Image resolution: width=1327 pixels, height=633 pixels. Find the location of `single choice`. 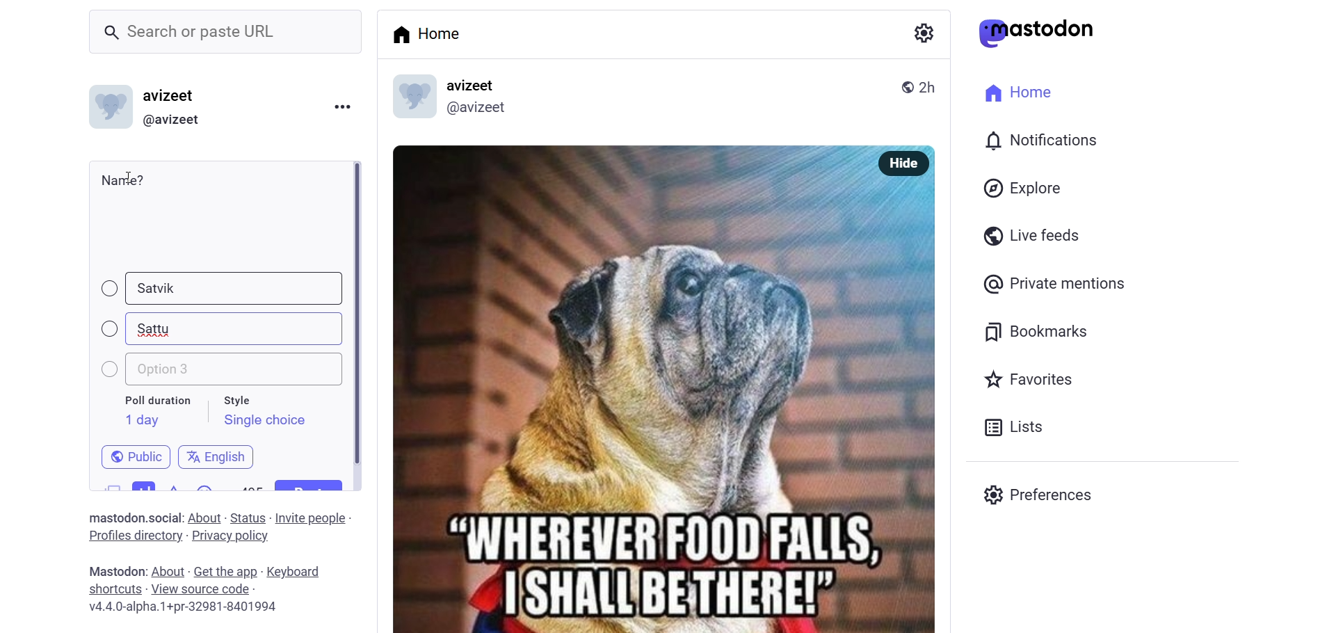

single choice is located at coordinates (264, 420).